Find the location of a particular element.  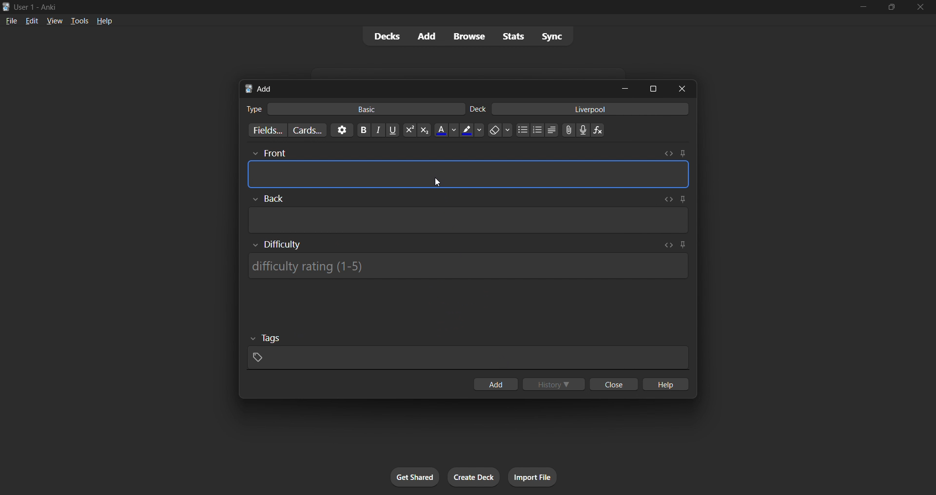

history is located at coordinates (554, 384).